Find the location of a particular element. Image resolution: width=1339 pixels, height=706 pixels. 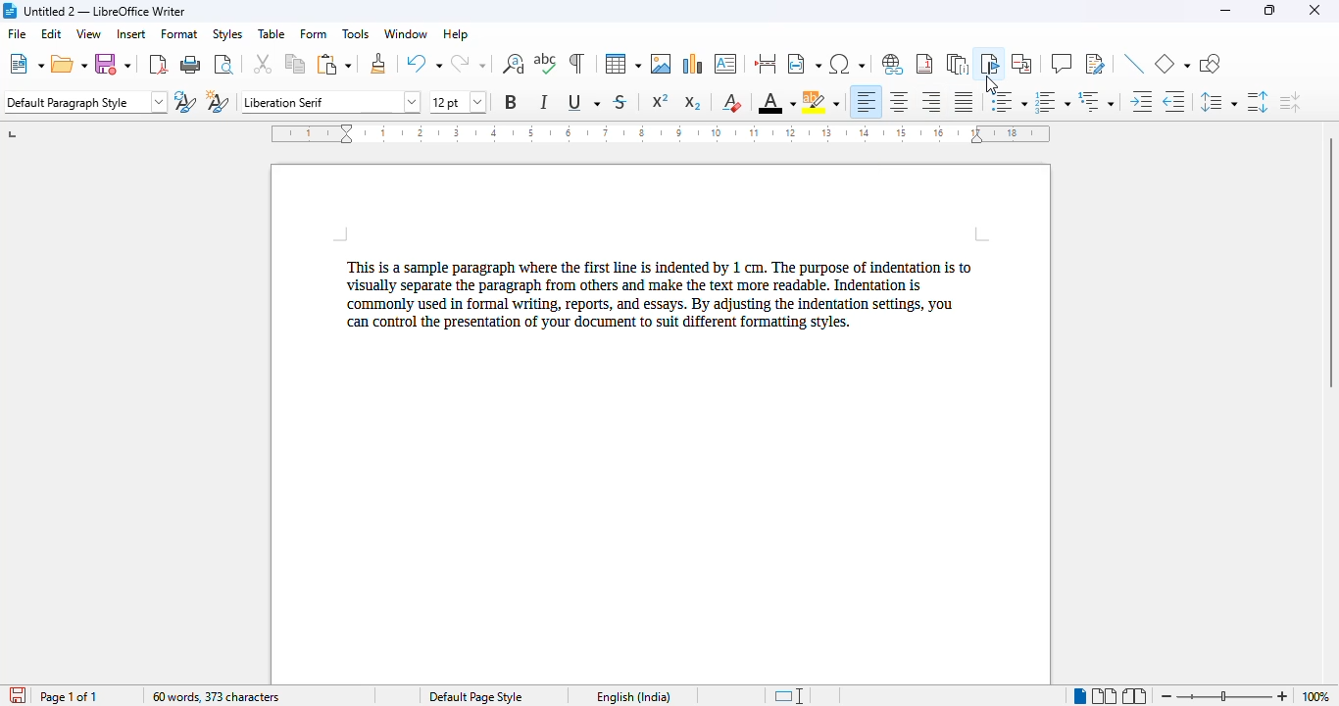

insert text box is located at coordinates (726, 64).